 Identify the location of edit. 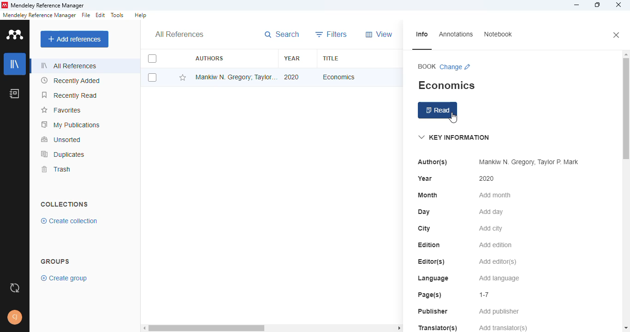
(101, 16).